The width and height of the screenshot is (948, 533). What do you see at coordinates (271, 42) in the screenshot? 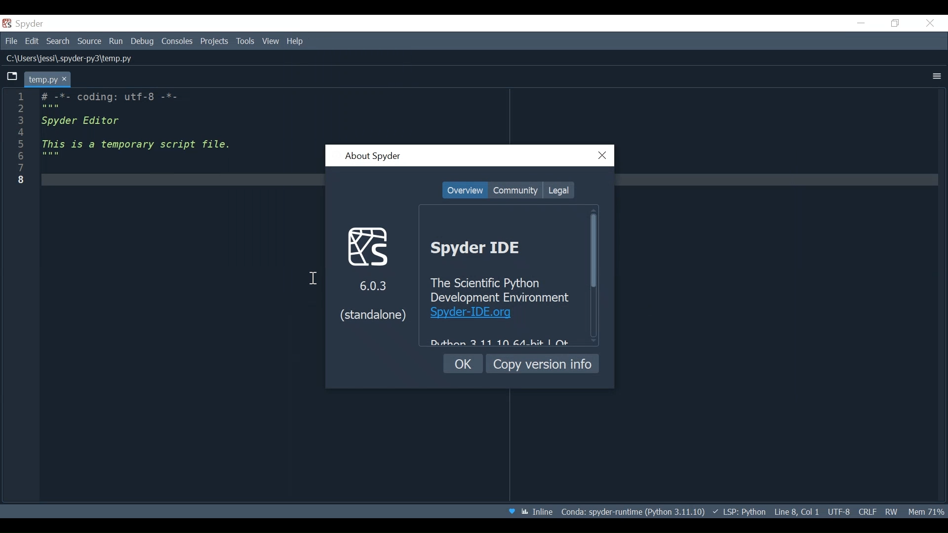
I see `View` at bounding box center [271, 42].